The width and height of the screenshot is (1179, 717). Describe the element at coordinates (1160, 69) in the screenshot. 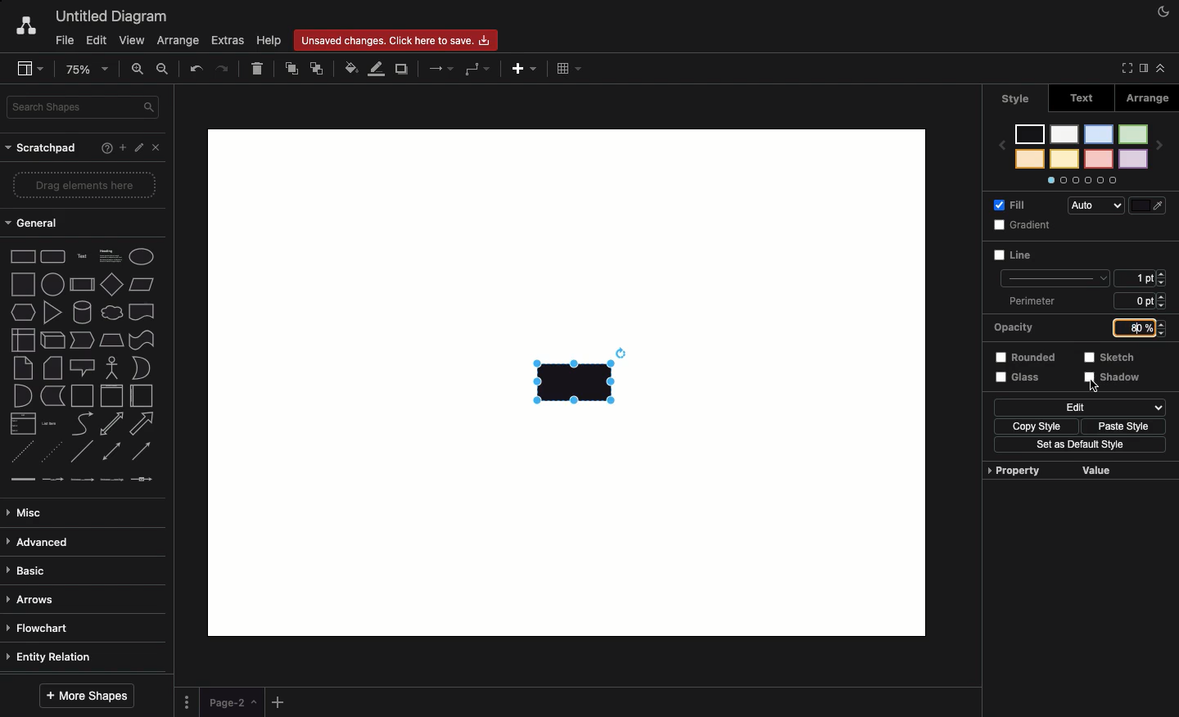

I see `Collapse` at that location.